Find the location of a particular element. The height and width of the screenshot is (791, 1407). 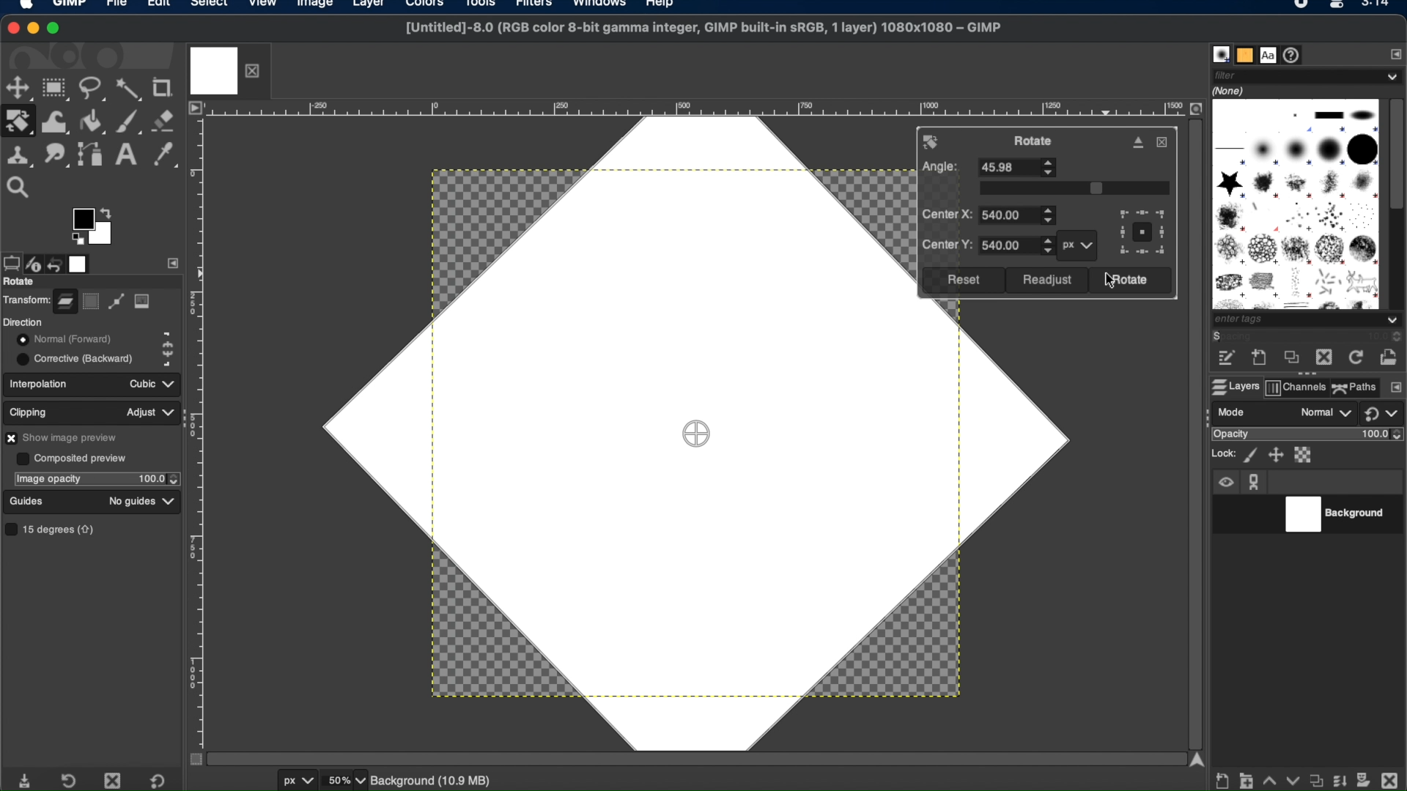

access image menu is located at coordinates (195, 108).